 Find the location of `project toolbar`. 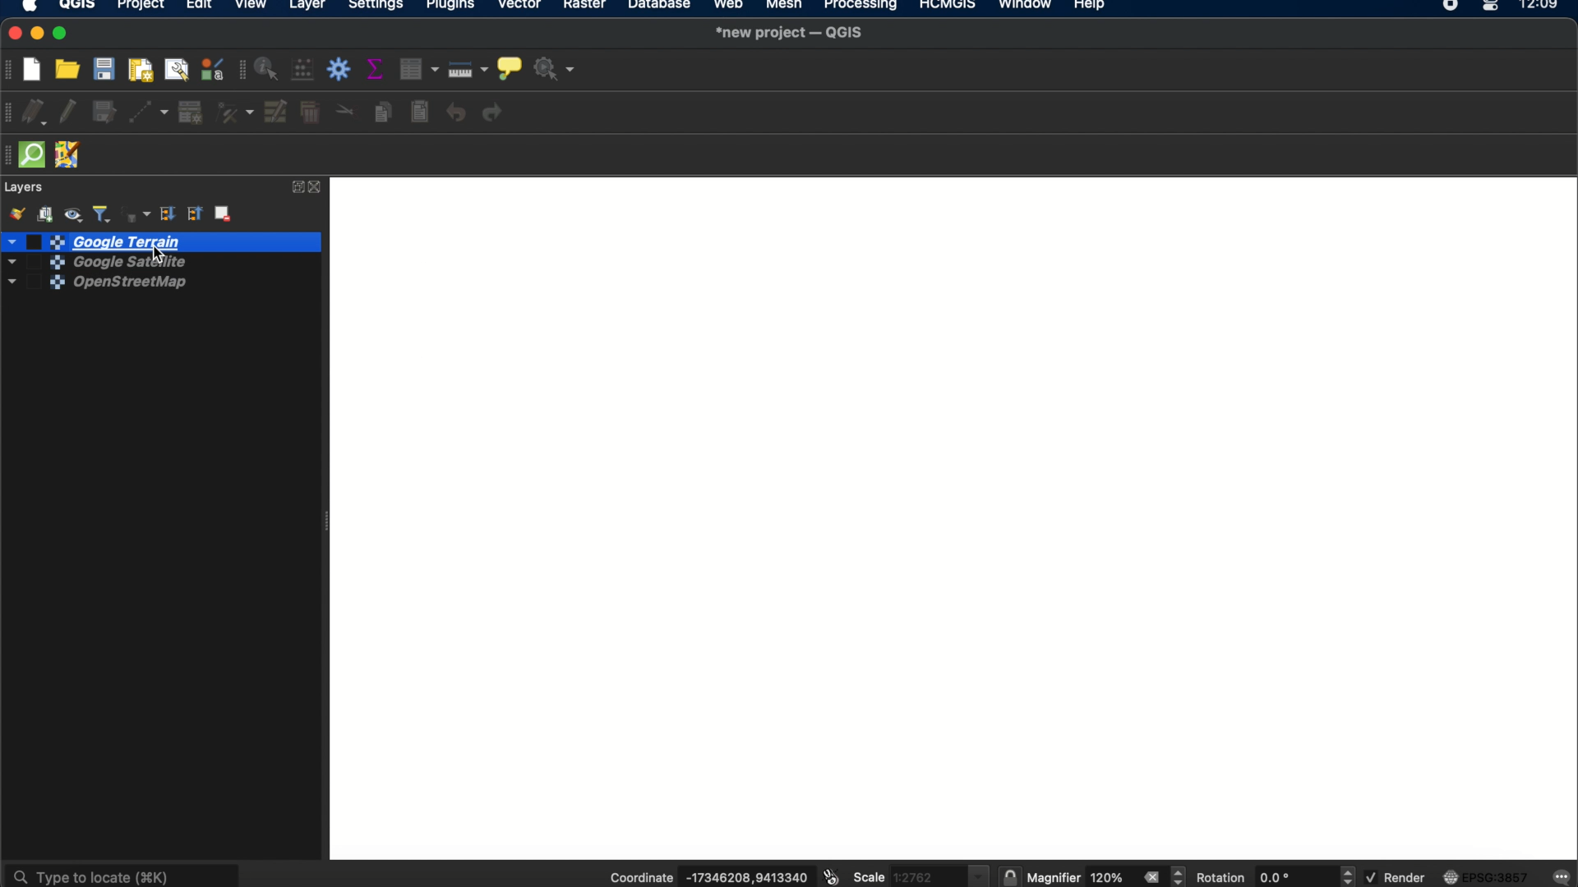

project toolbar is located at coordinates (10, 70).